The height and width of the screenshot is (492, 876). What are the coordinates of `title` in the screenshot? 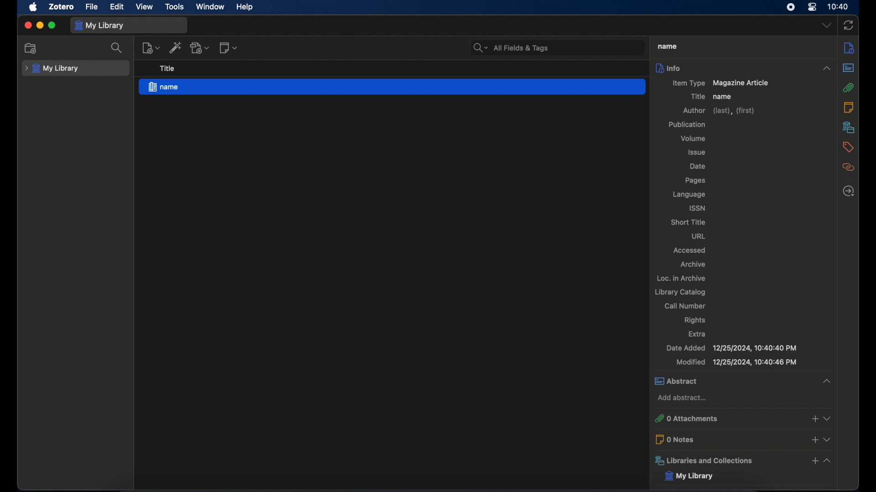 It's located at (667, 46).